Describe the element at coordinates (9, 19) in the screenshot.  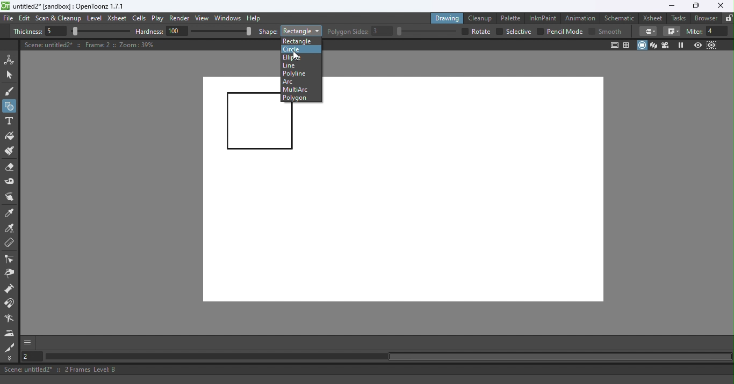
I see `File` at that location.